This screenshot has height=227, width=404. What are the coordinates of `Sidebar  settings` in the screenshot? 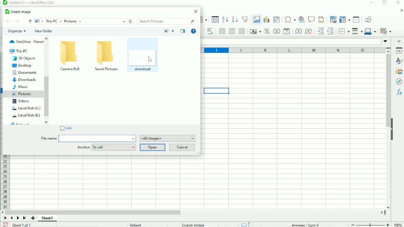 It's located at (399, 42).